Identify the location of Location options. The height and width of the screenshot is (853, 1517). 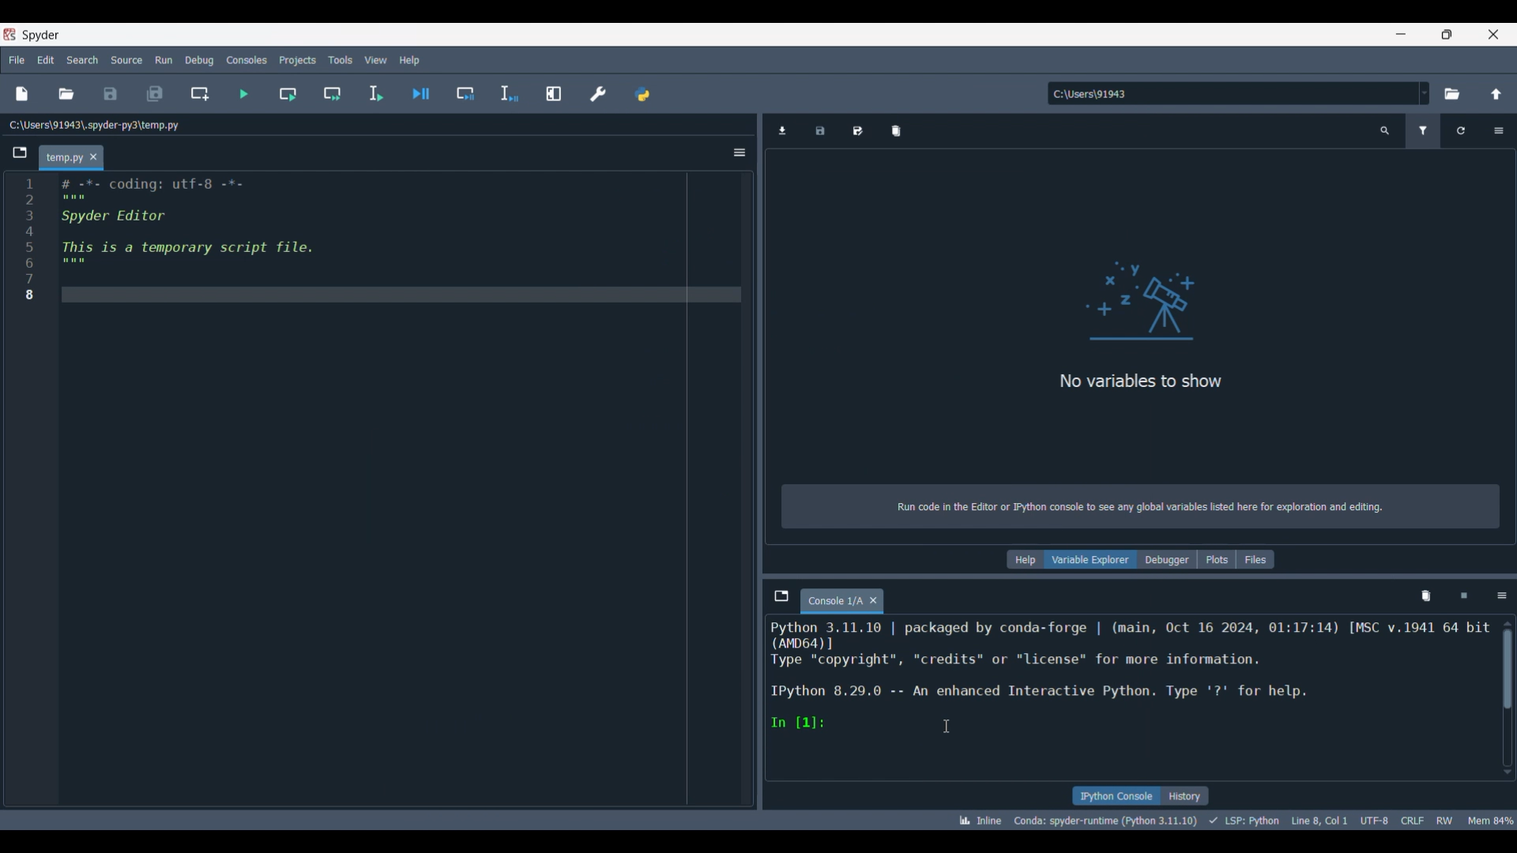
(1425, 93).